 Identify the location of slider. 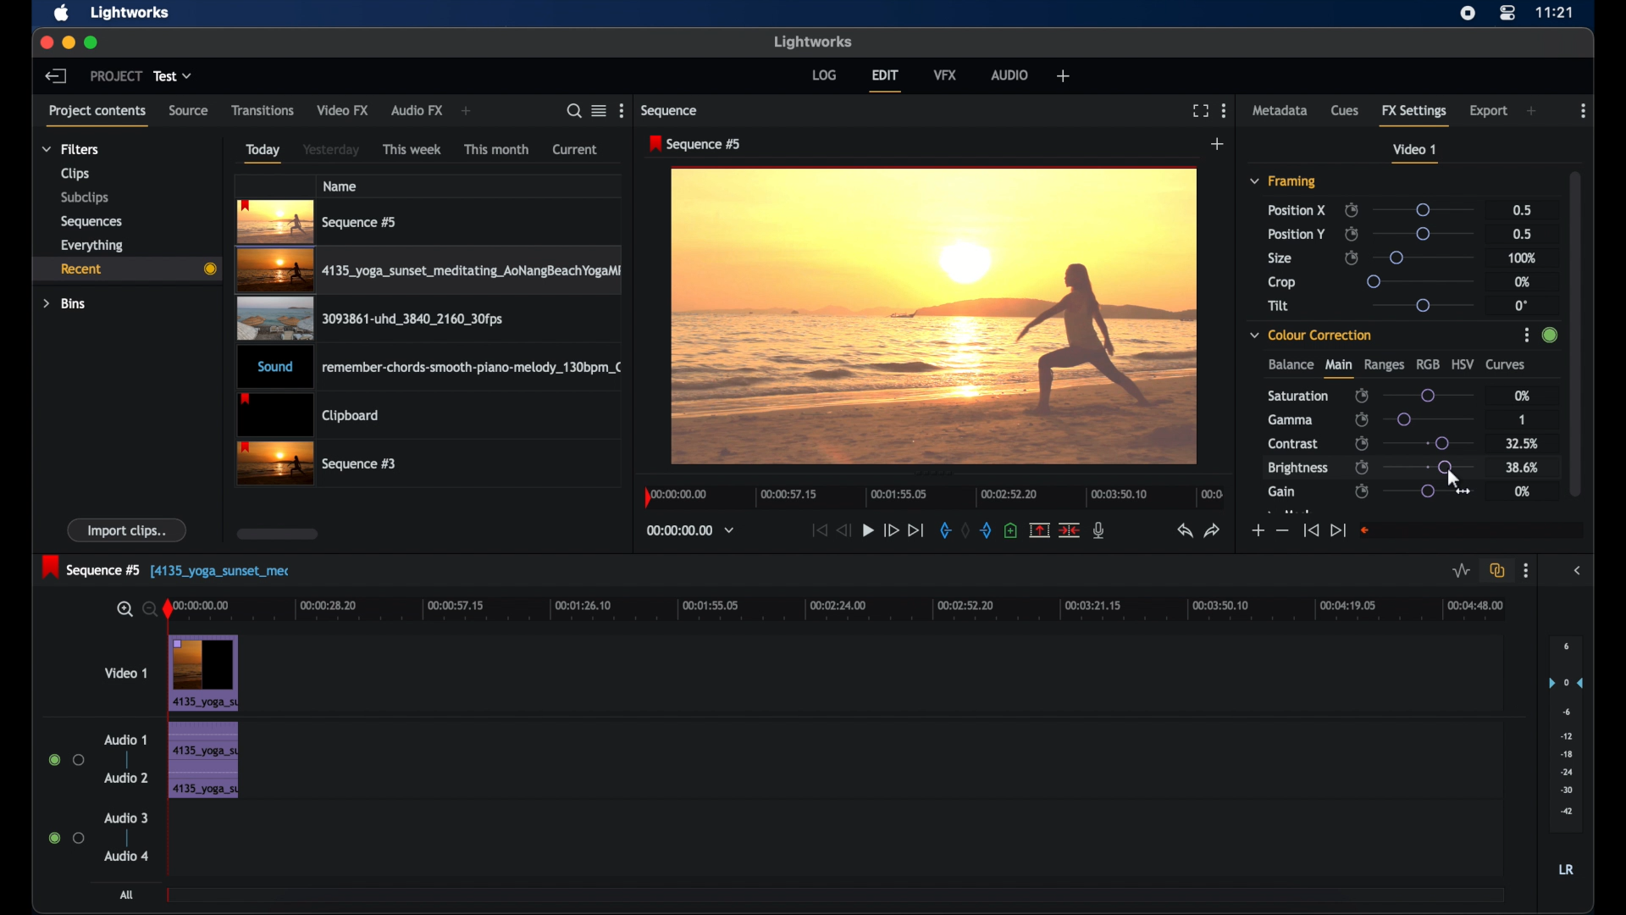
(1422, 210).